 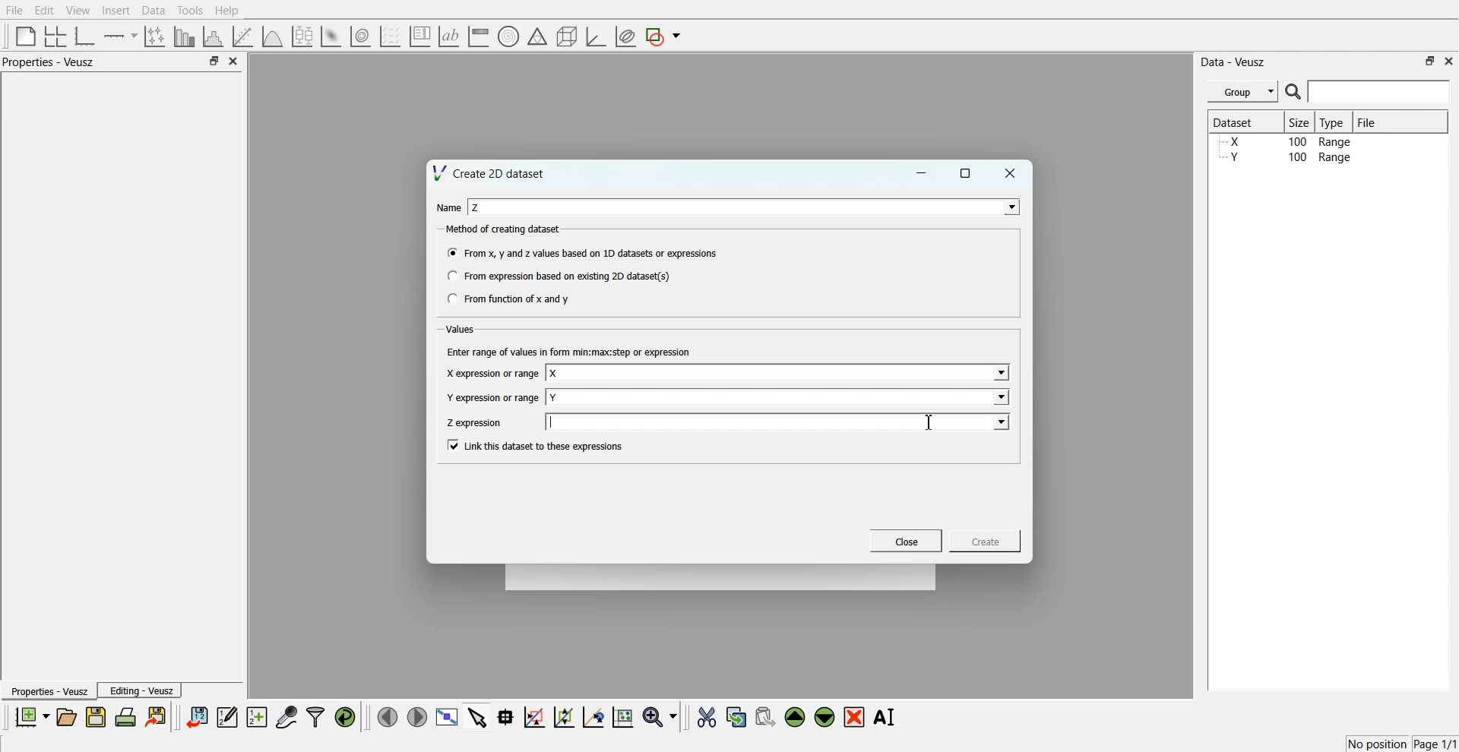 What do you see at coordinates (286, 716) in the screenshot?
I see `Capture remote data` at bounding box center [286, 716].